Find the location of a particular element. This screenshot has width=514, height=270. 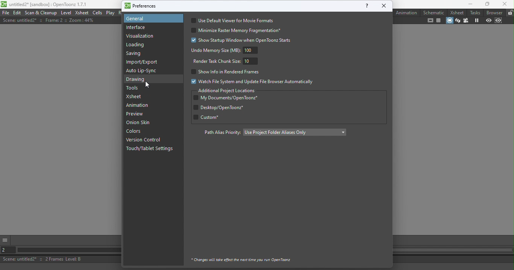

Scene: untitled2* :: Frame: 2 i: Zoom: 44% is located at coordinates (49, 20).